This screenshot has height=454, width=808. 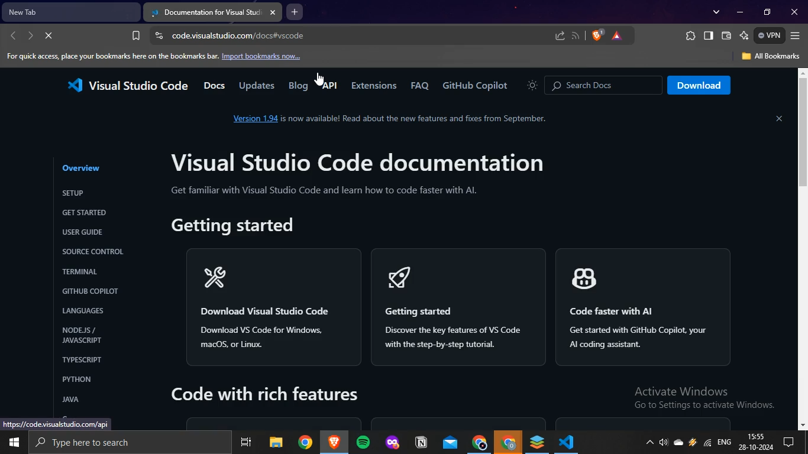 What do you see at coordinates (113, 56) in the screenshot?
I see `For quick access, place your bookmarks here on the bookmarks bar.` at bounding box center [113, 56].